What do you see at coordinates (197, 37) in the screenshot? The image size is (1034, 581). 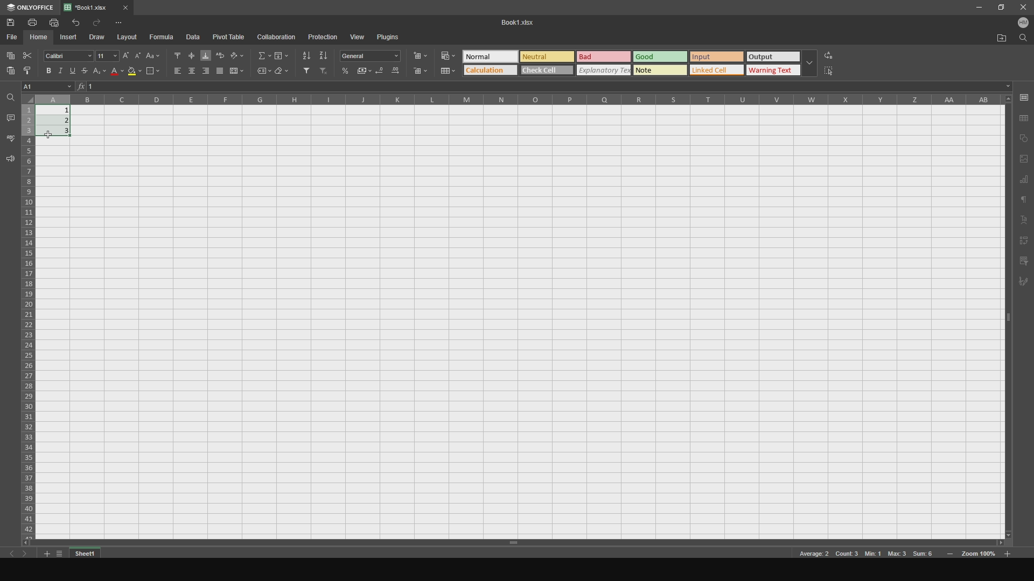 I see `data` at bounding box center [197, 37].